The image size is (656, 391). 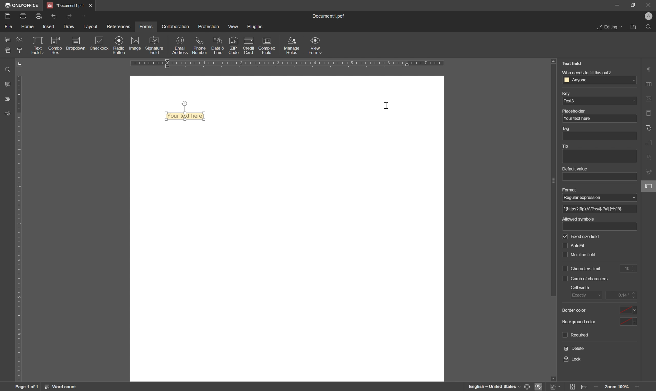 What do you see at coordinates (574, 169) in the screenshot?
I see `default value` at bounding box center [574, 169].